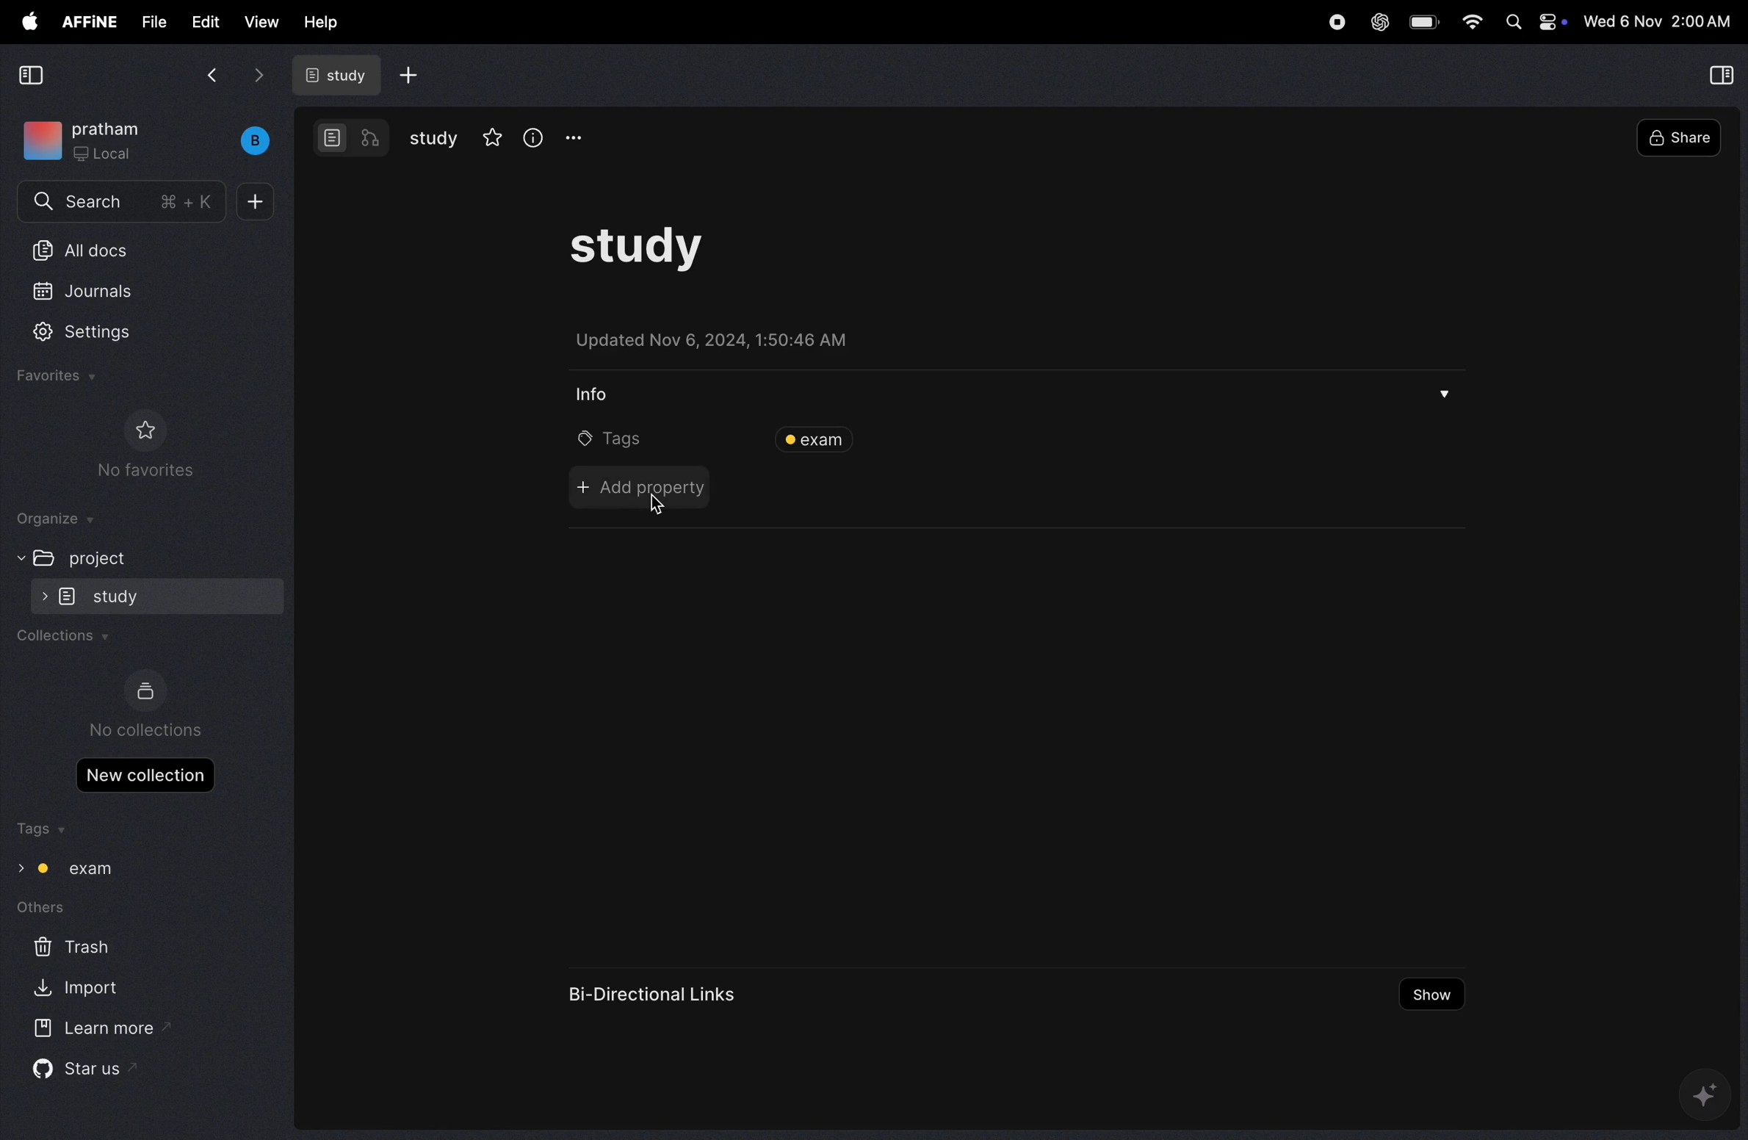  What do you see at coordinates (1472, 24) in the screenshot?
I see `wifi` at bounding box center [1472, 24].